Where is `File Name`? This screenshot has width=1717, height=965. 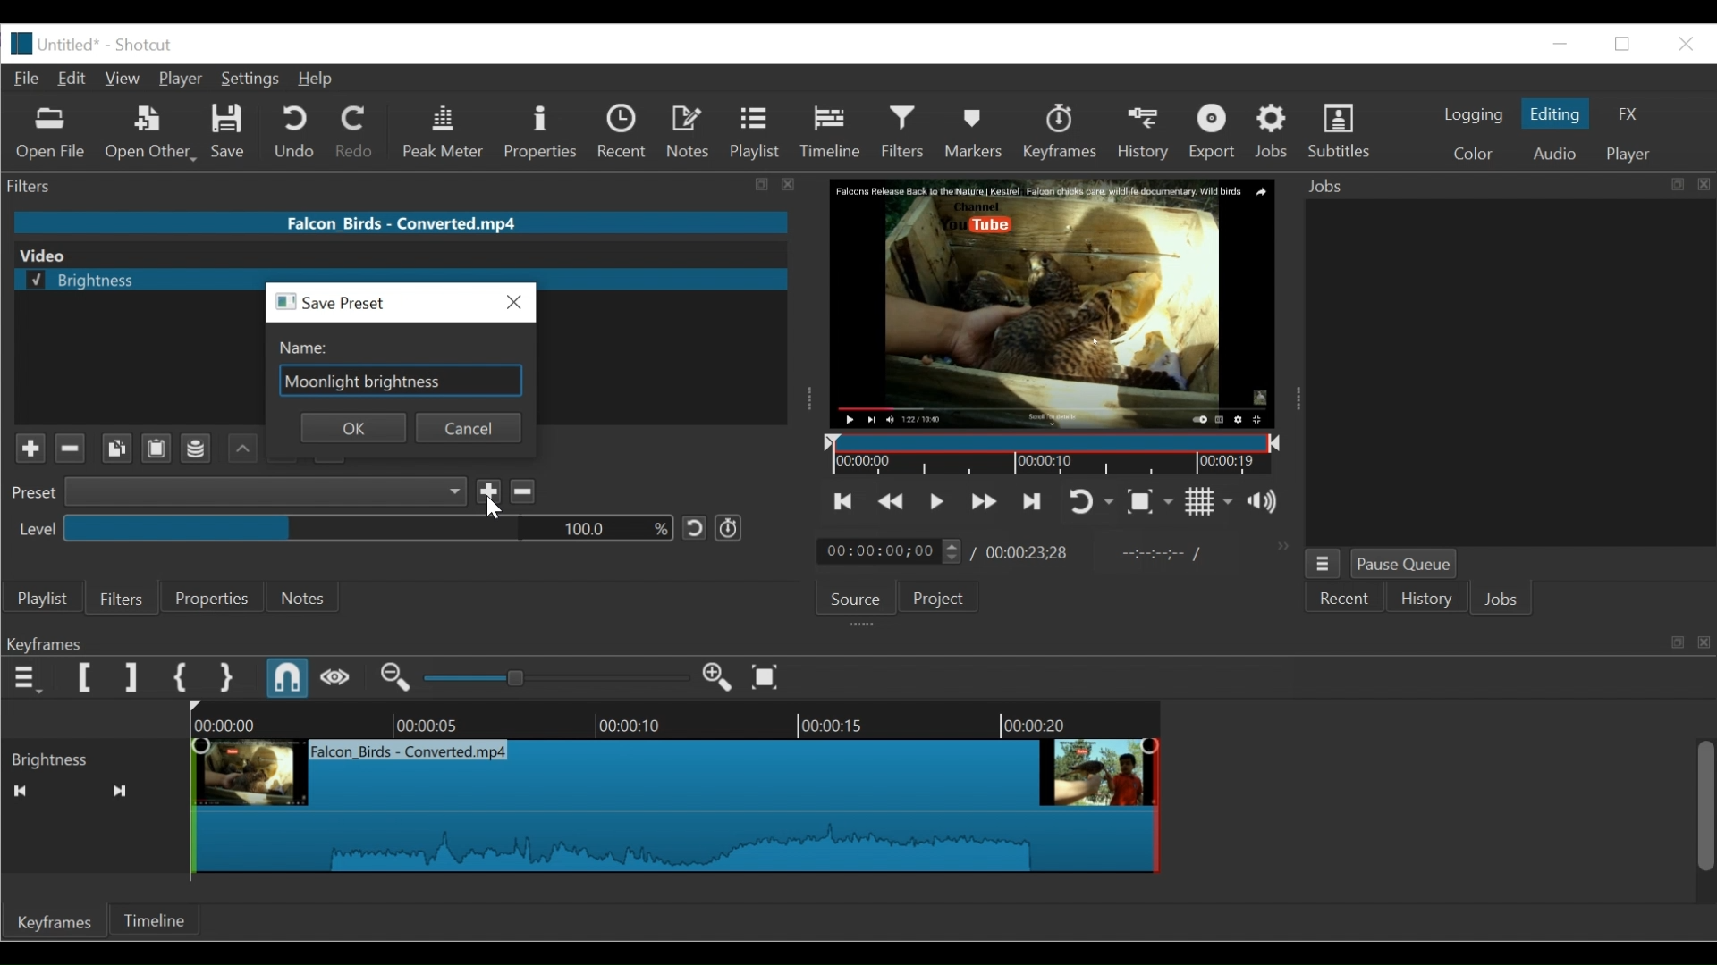
File Name is located at coordinates (52, 44).